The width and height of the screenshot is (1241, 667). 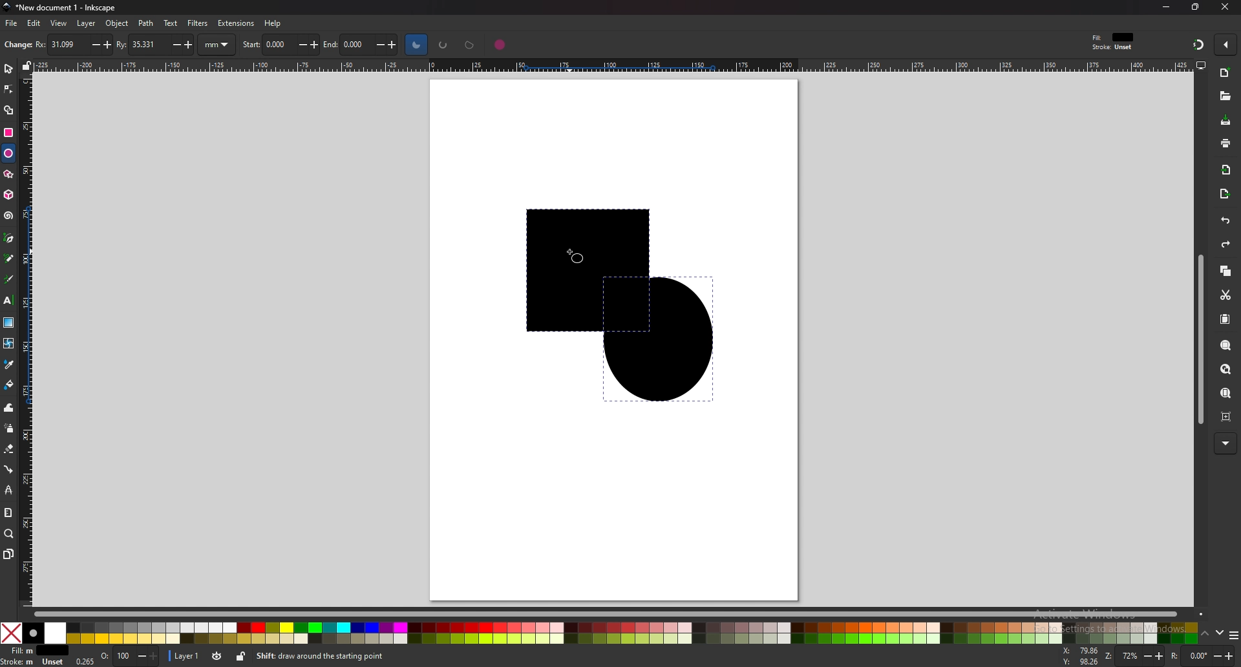 I want to click on eraser, so click(x=9, y=449).